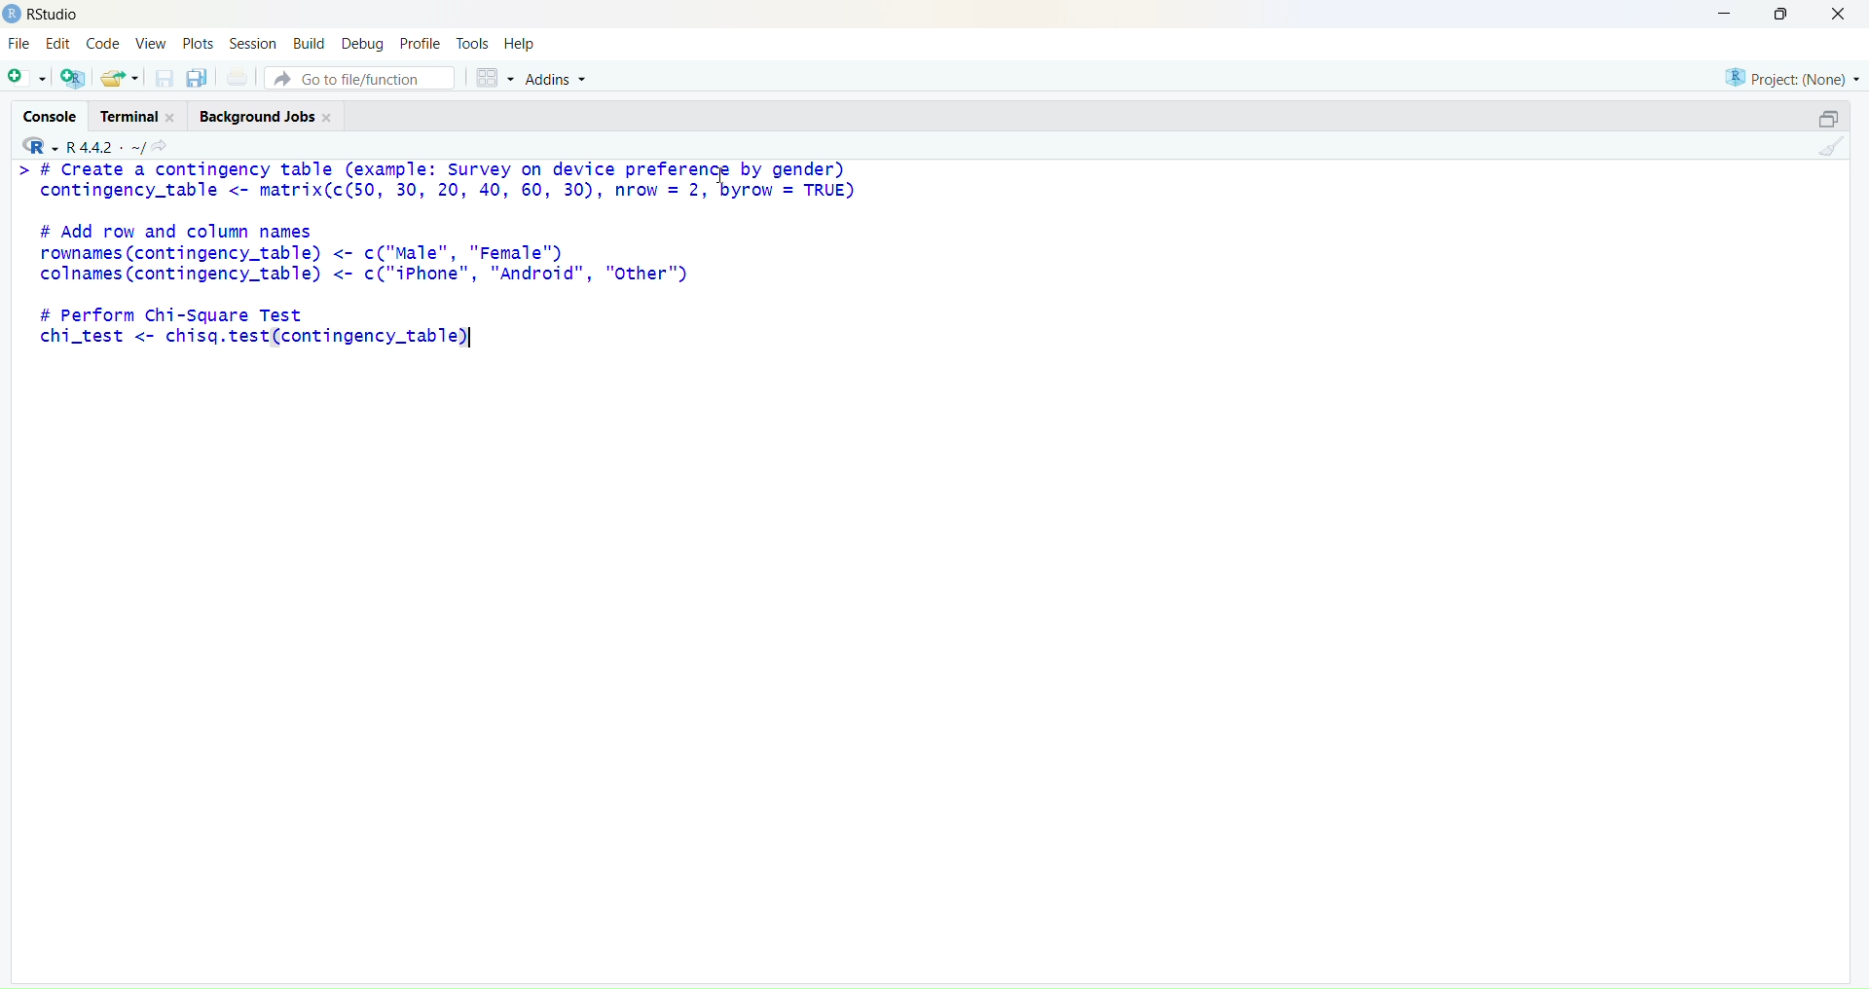 Image resolution: width=1869 pixels, height=989 pixels. Describe the element at coordinates (309, 43) in the screenshot. I see `Build` at that location.